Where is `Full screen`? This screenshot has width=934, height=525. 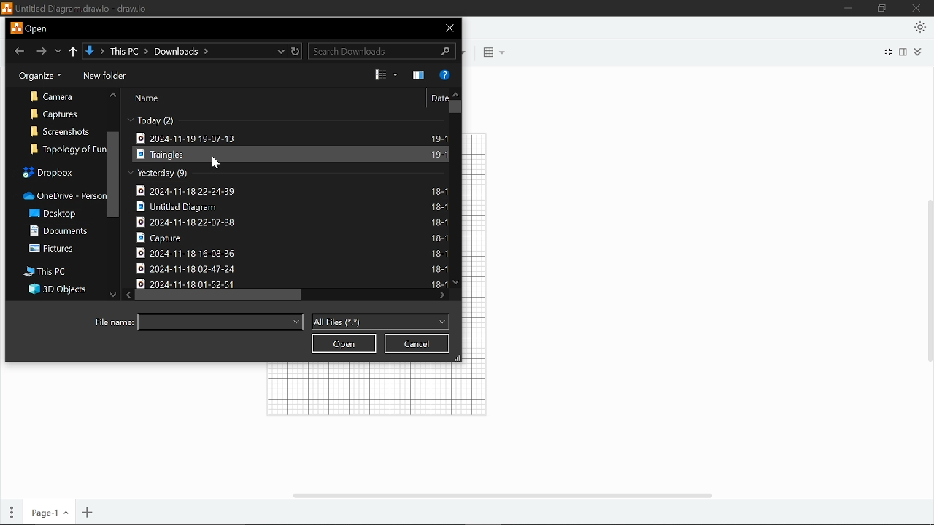 Full screen is located at coordinates (887, 53).